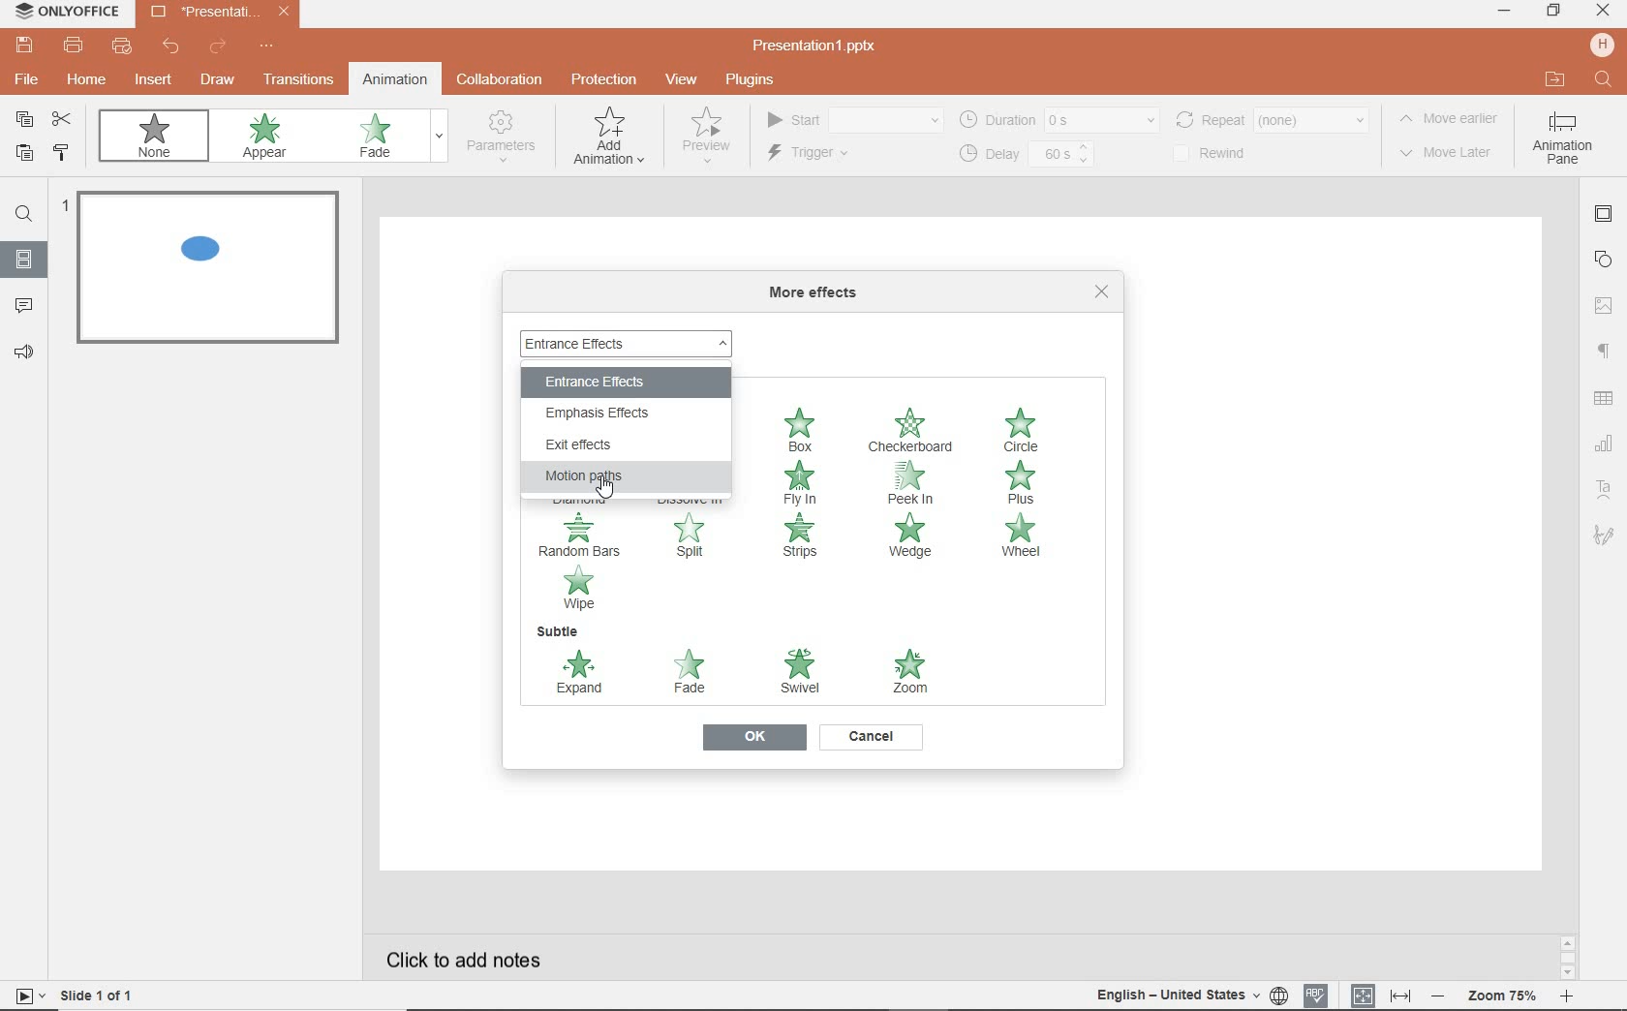 The image size is (1627, 1011). Describe the element at coordinates (1454, 121) in the screenshot. I see `move earlier` at that location.